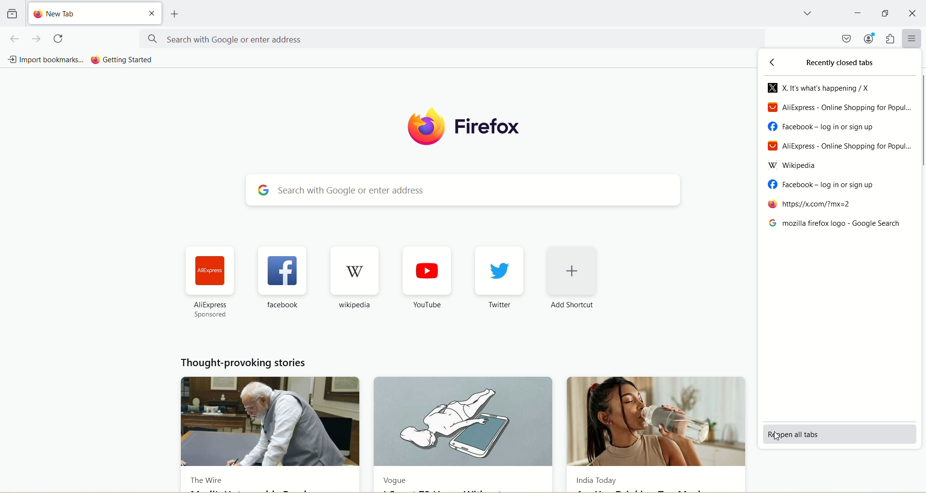 This screenshot has height=493, width=926. What do you see at coordinates (15, 39) in the screenshot?
I see `go back one page` at bounding box center [15, 39].